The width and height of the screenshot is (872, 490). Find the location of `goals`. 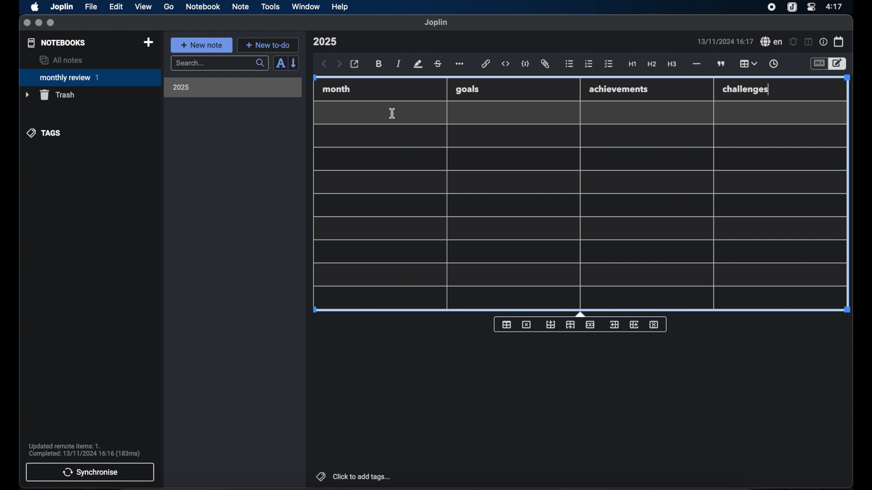

goals is located at coordinates (467, 89).